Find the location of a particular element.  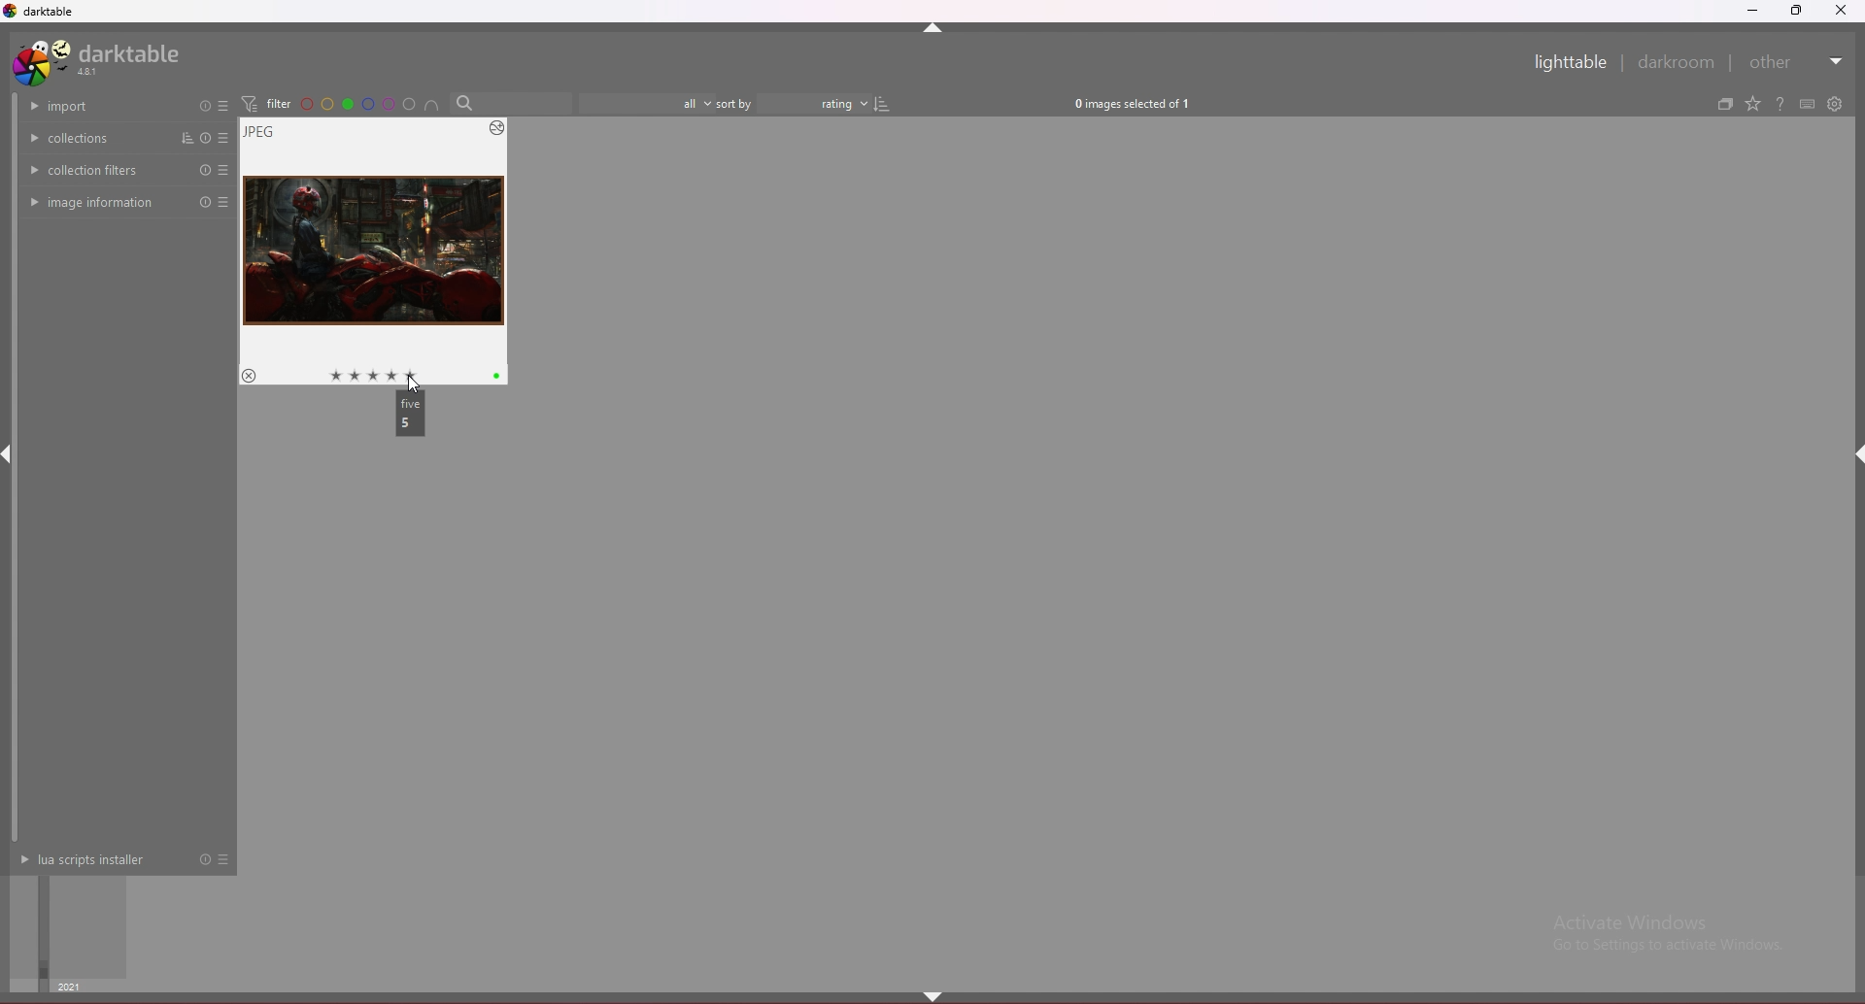

reset is located at coordinates (205, 170).